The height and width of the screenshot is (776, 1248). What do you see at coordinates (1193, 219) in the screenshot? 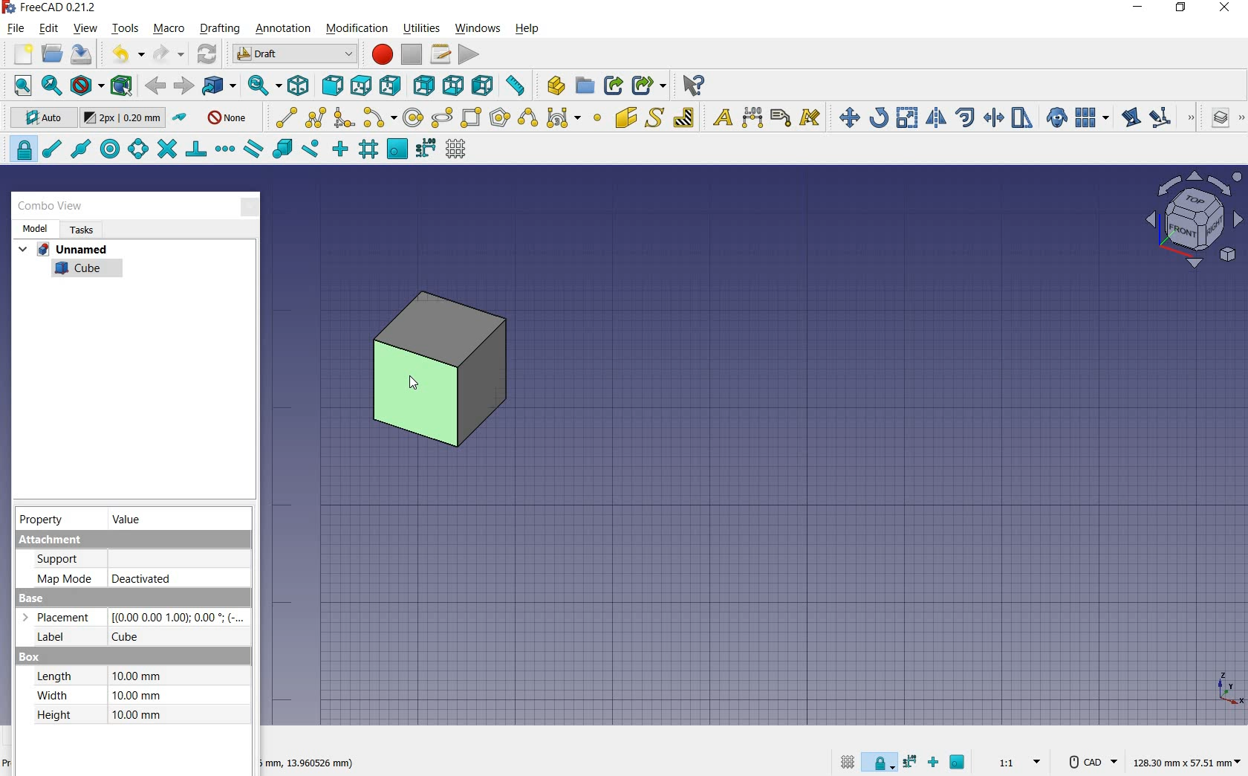
I see `view plane options` at bounding box center [1193, 219].